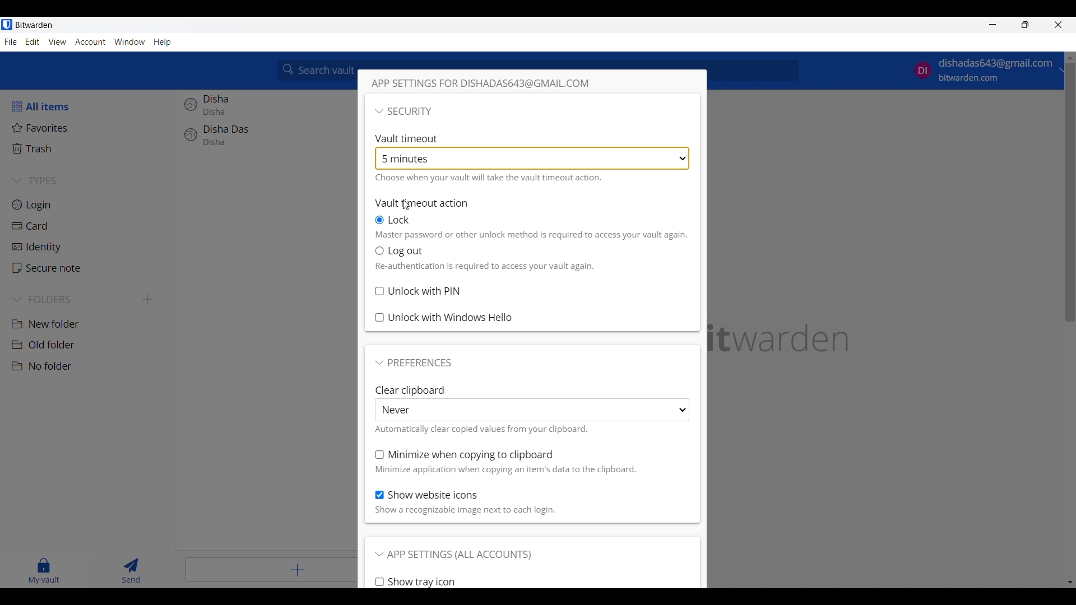 This screenshot has height=605, width=1076. Describe the element at coordinates (533, 159) in the screenshot. I see `Vault timeout enabled at 5 minutes` at that location.